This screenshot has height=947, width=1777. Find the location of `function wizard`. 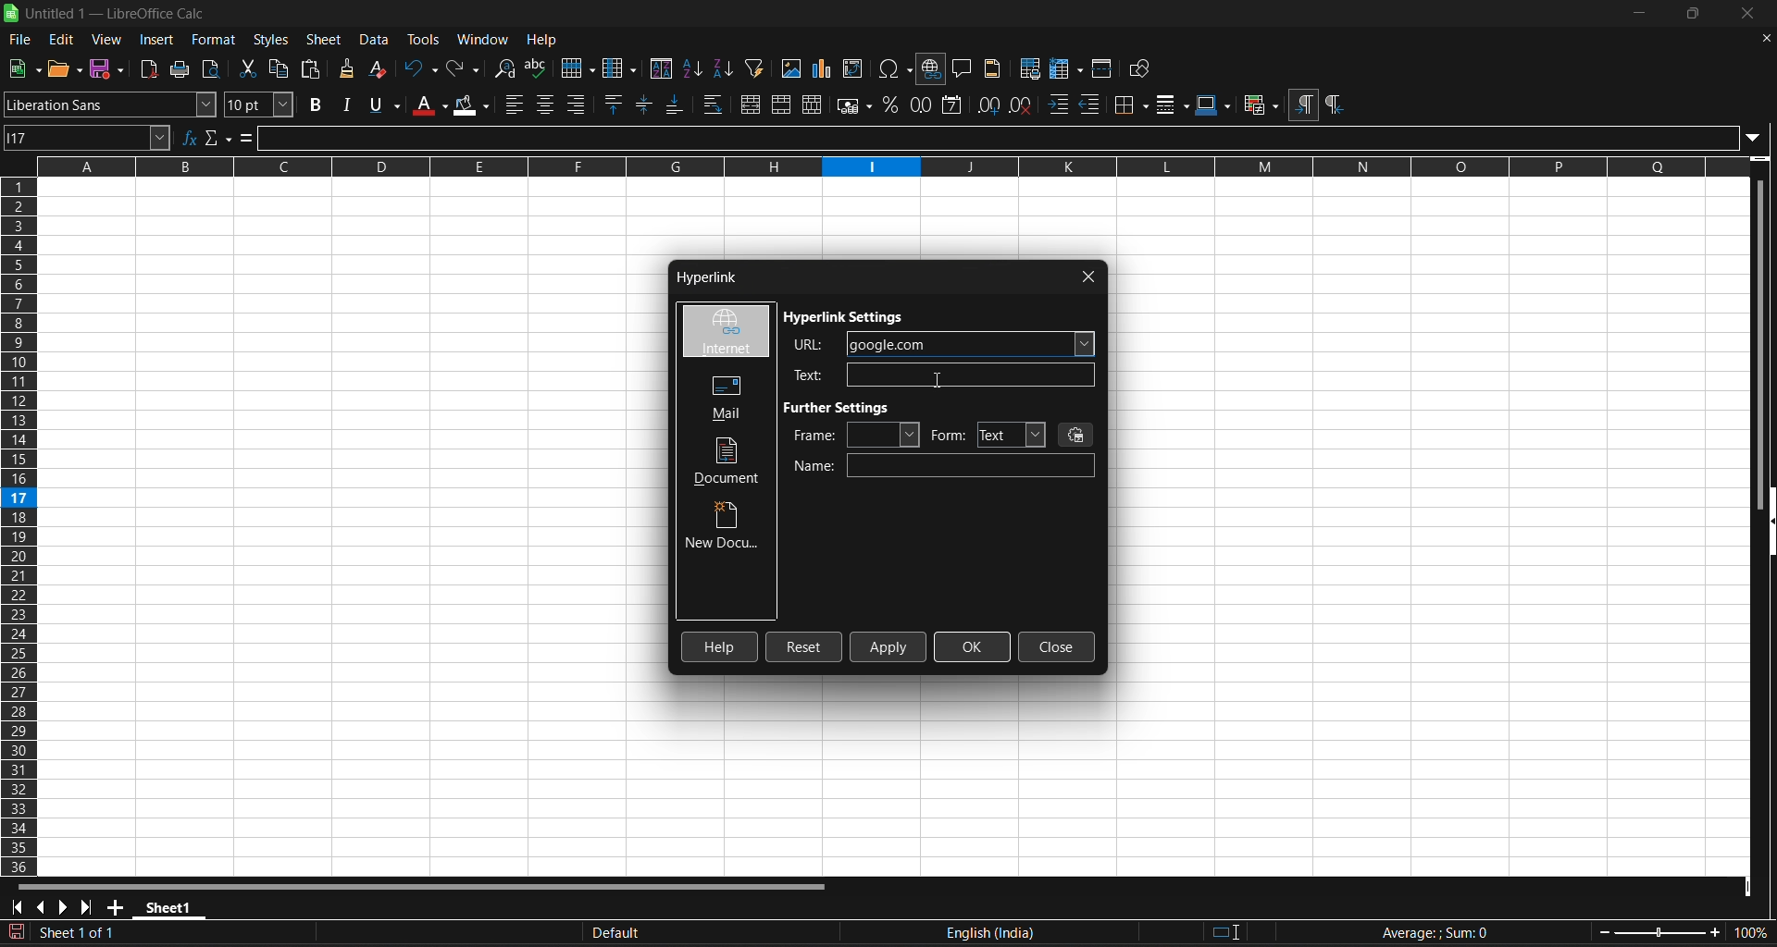

function wizard is located at coordinates (191, 138).